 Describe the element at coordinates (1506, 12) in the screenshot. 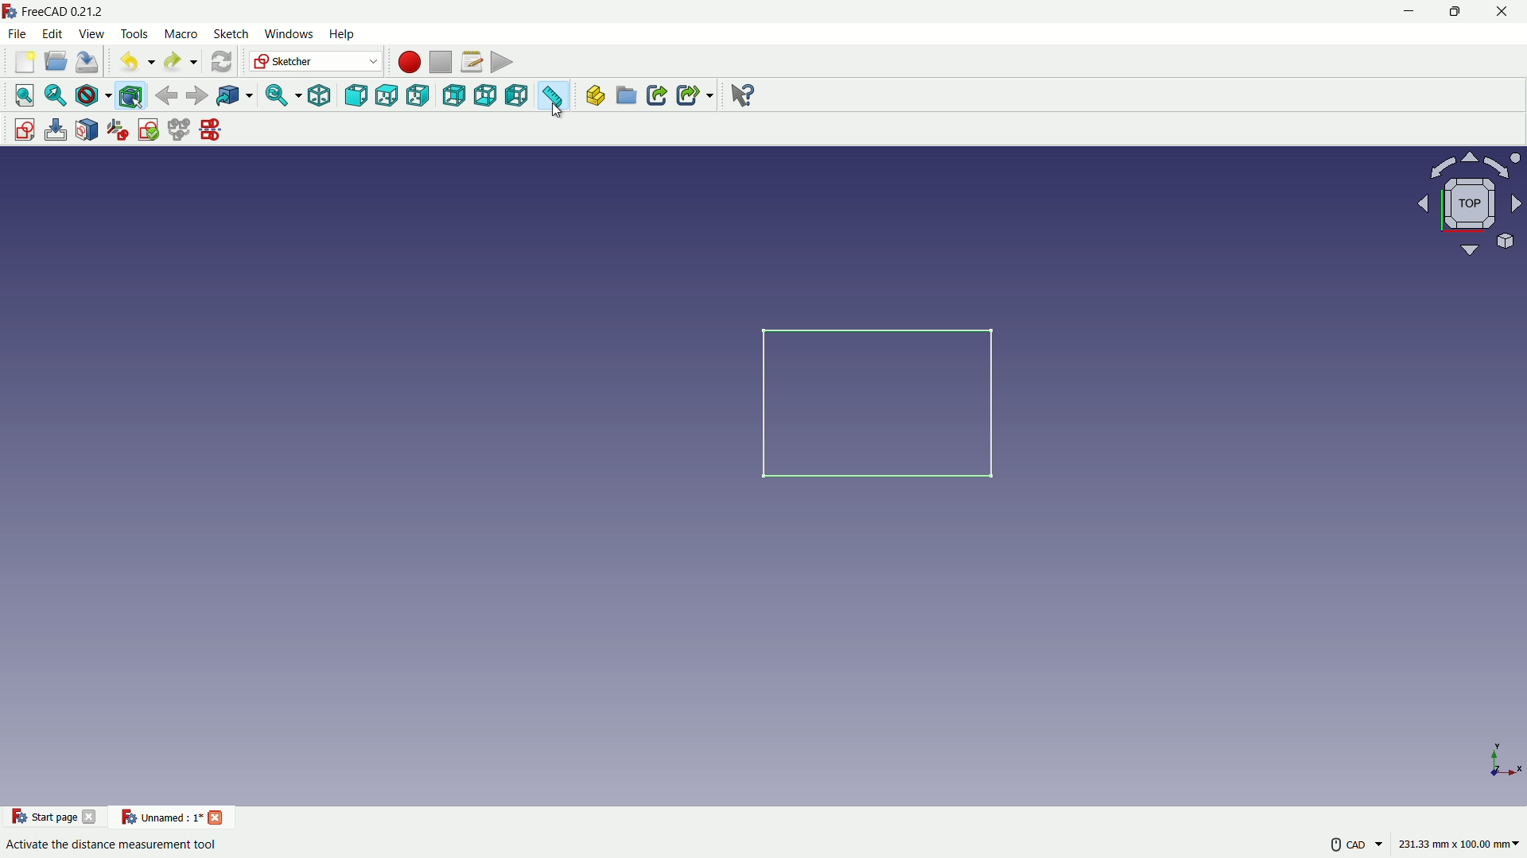

I see `close app` at that location.